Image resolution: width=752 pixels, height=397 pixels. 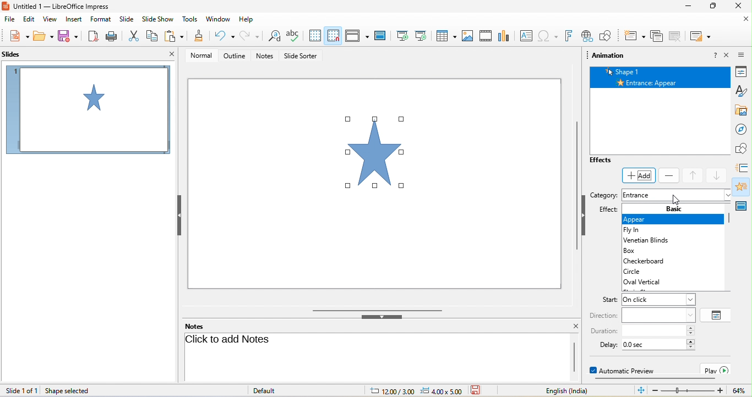 What do you see at coordinates (691, 334) in the screenshot?
I see `decrease duration` at bounding box center [691, 334].